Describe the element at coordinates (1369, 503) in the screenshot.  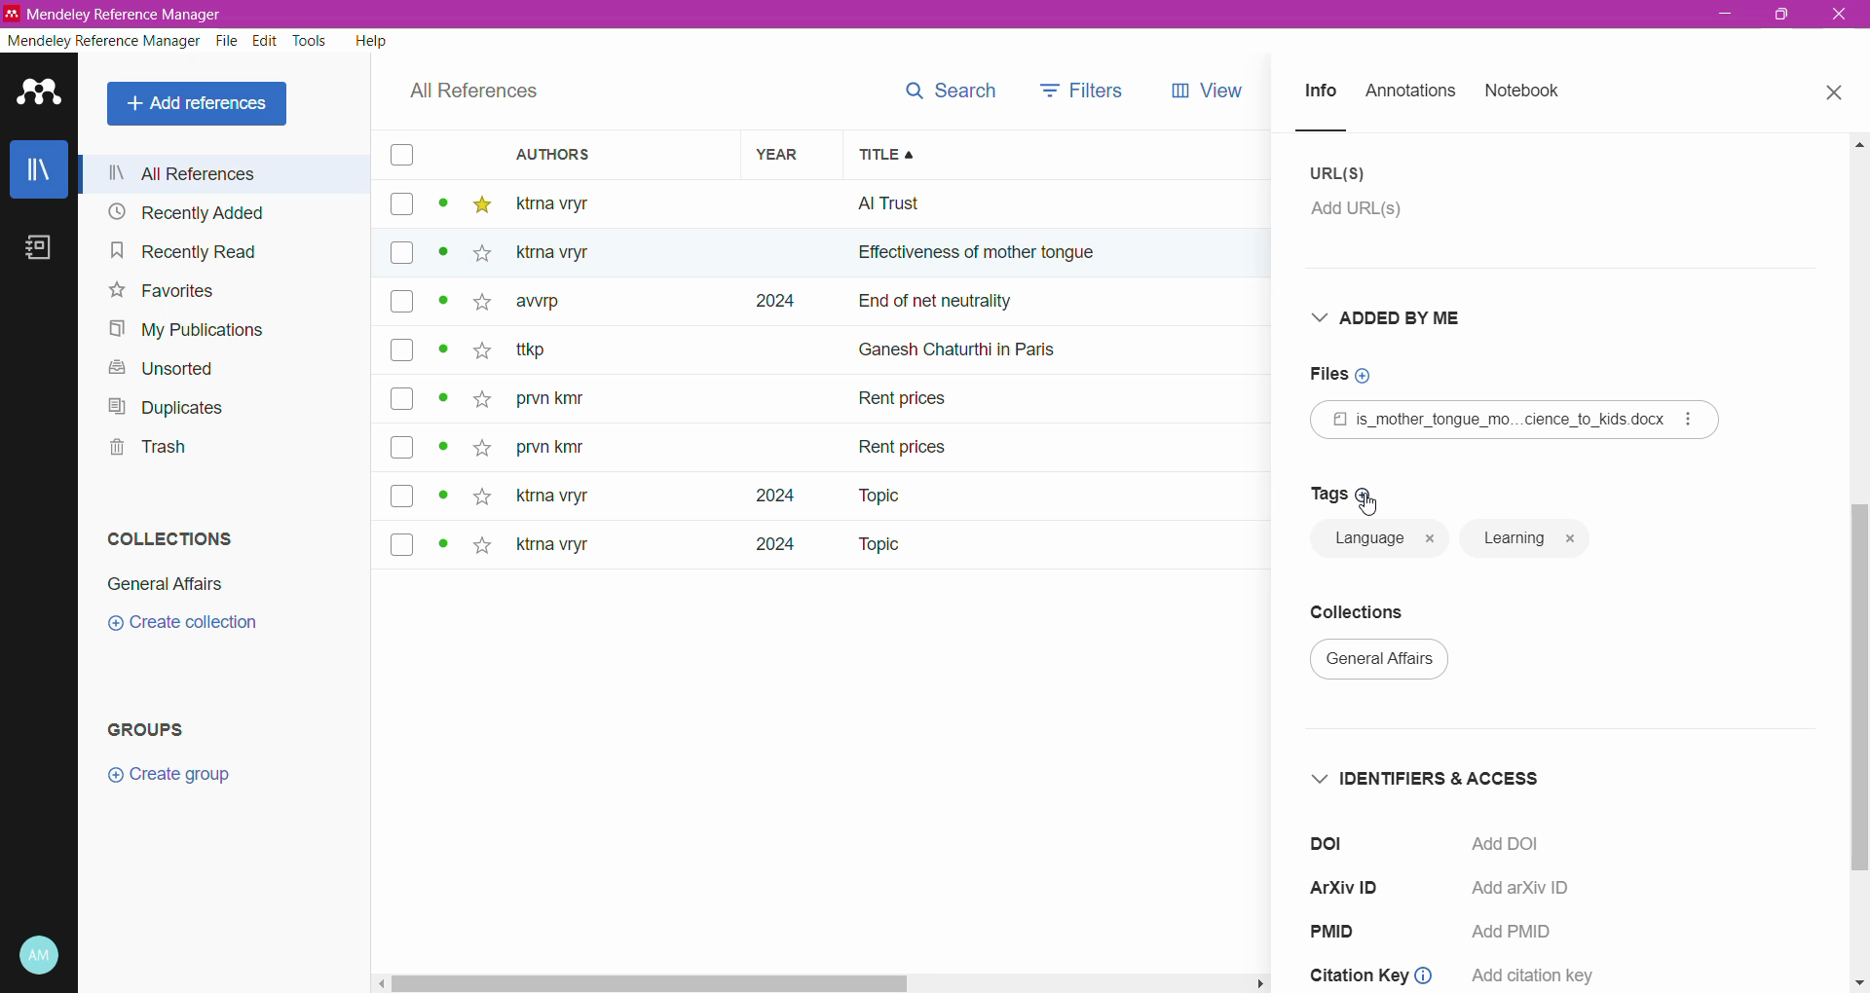
I see `Cursor` at that location.